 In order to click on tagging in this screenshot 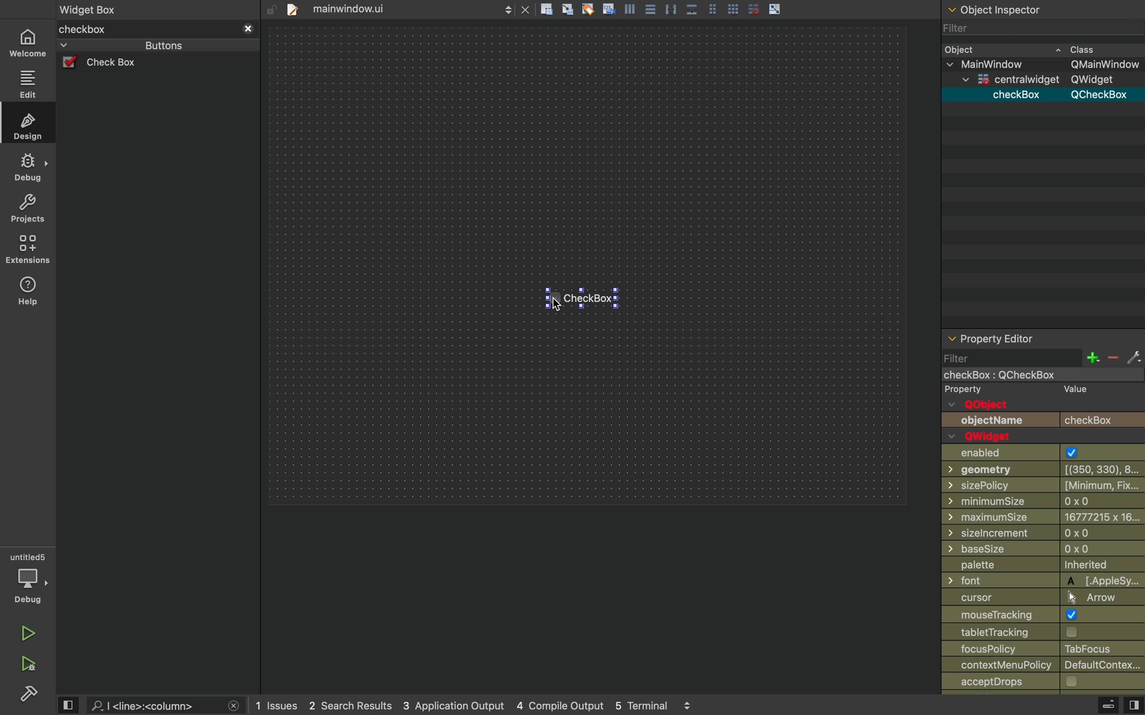, I will do `click(588, 8)`.